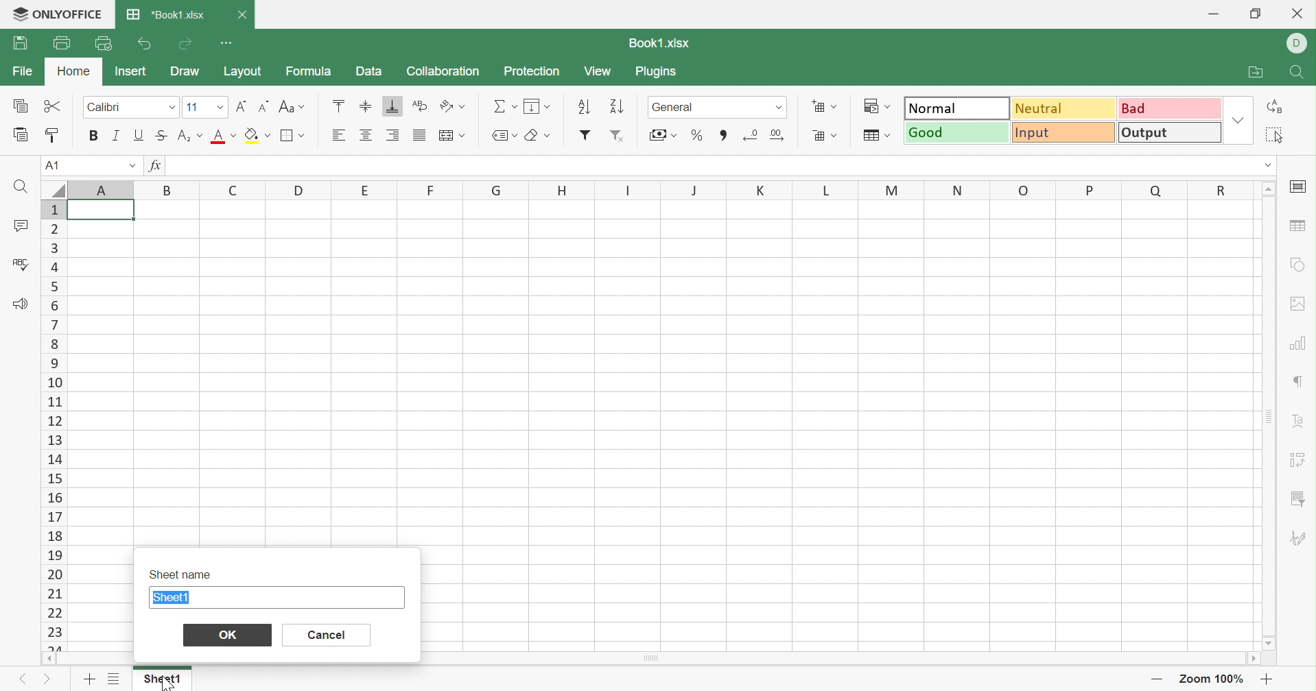  Describe the element at coordinates (187, 134) in the screenshot. I see `Superscript/Subscript` at that location.